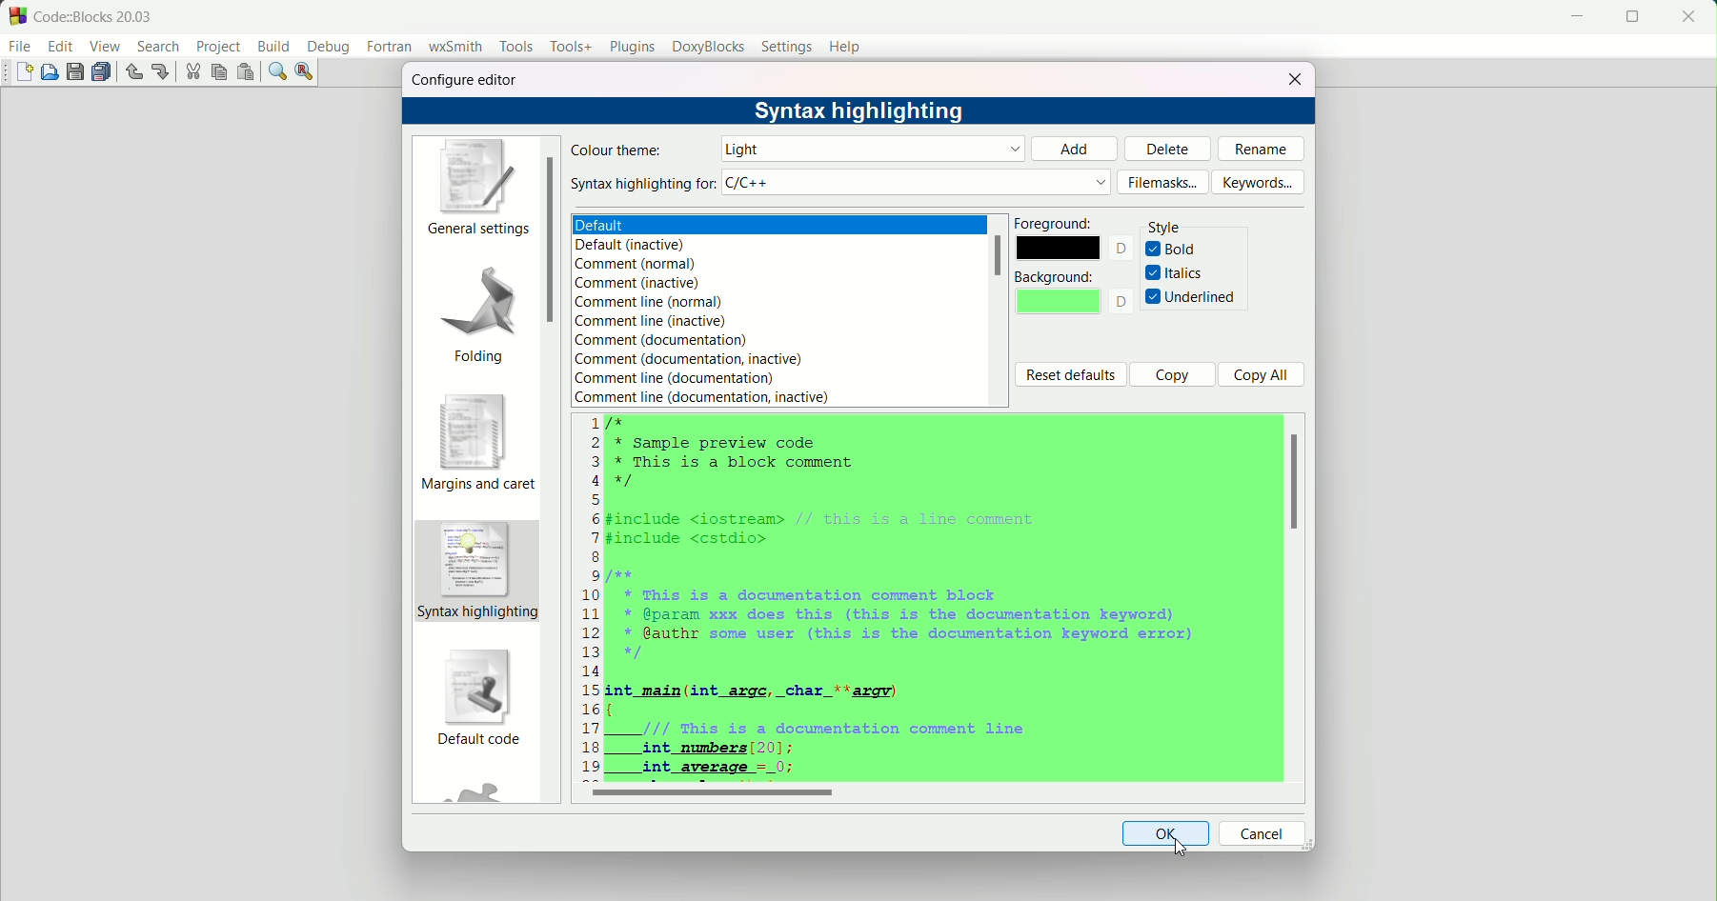 This screenshot has width=1717, height=901. What do you see at coordinates (1257, 148) in the screenshot?
I see `rename` at bounding box center [1257, 148].